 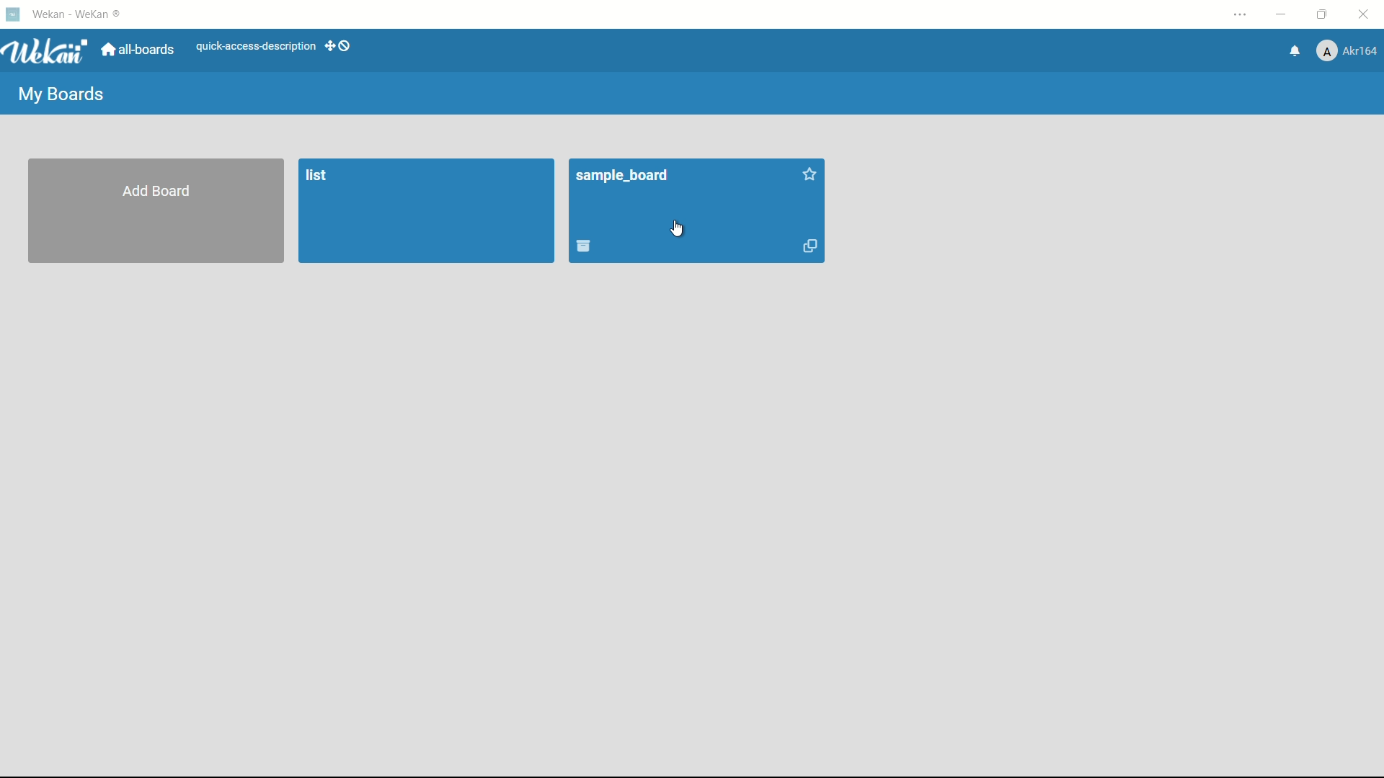 What do you see at coordinates (1292, 51) in the screenshot?
I see `notifications` at bounding box center [1292, 51].